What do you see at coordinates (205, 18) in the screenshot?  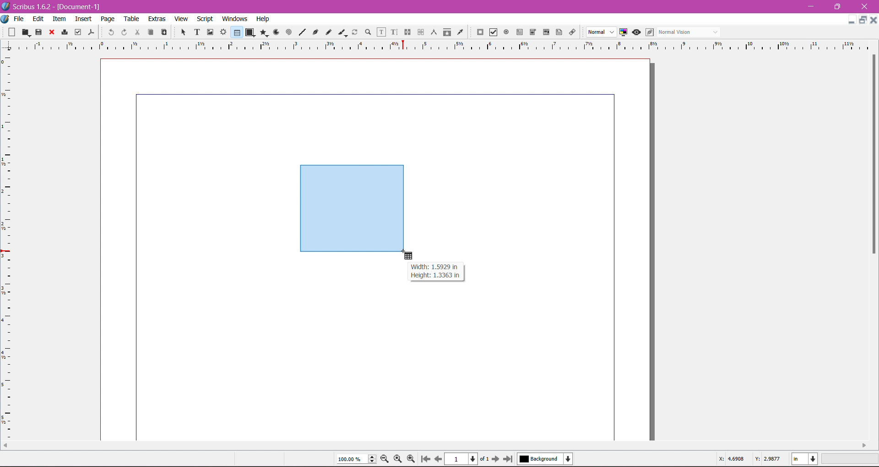 I see `` at bounding box center [205, 18].